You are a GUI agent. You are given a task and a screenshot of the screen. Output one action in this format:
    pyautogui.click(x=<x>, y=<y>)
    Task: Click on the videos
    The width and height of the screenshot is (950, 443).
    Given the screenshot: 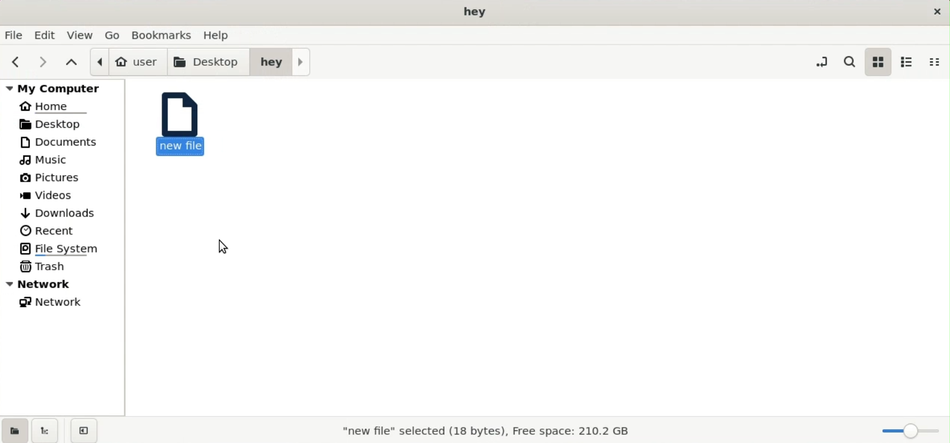 What is the action you would take?
    pyautogui.click(x=50, y=197)
    